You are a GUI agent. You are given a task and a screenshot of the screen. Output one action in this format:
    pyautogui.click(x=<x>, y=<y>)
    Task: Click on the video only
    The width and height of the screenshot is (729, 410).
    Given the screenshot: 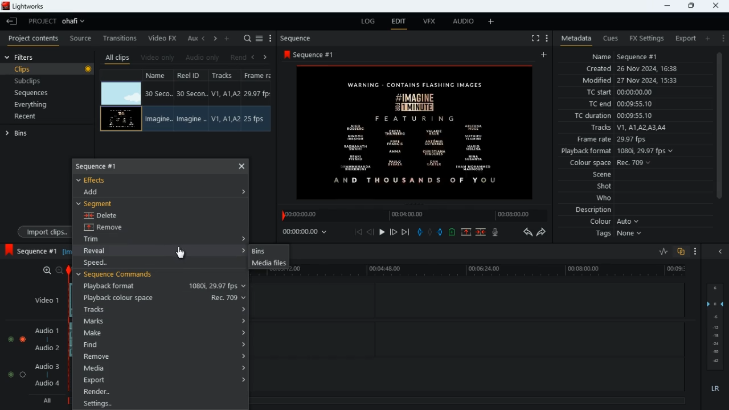 What is the action you would take?
    pyautogui.click(x=158, y=56)
    